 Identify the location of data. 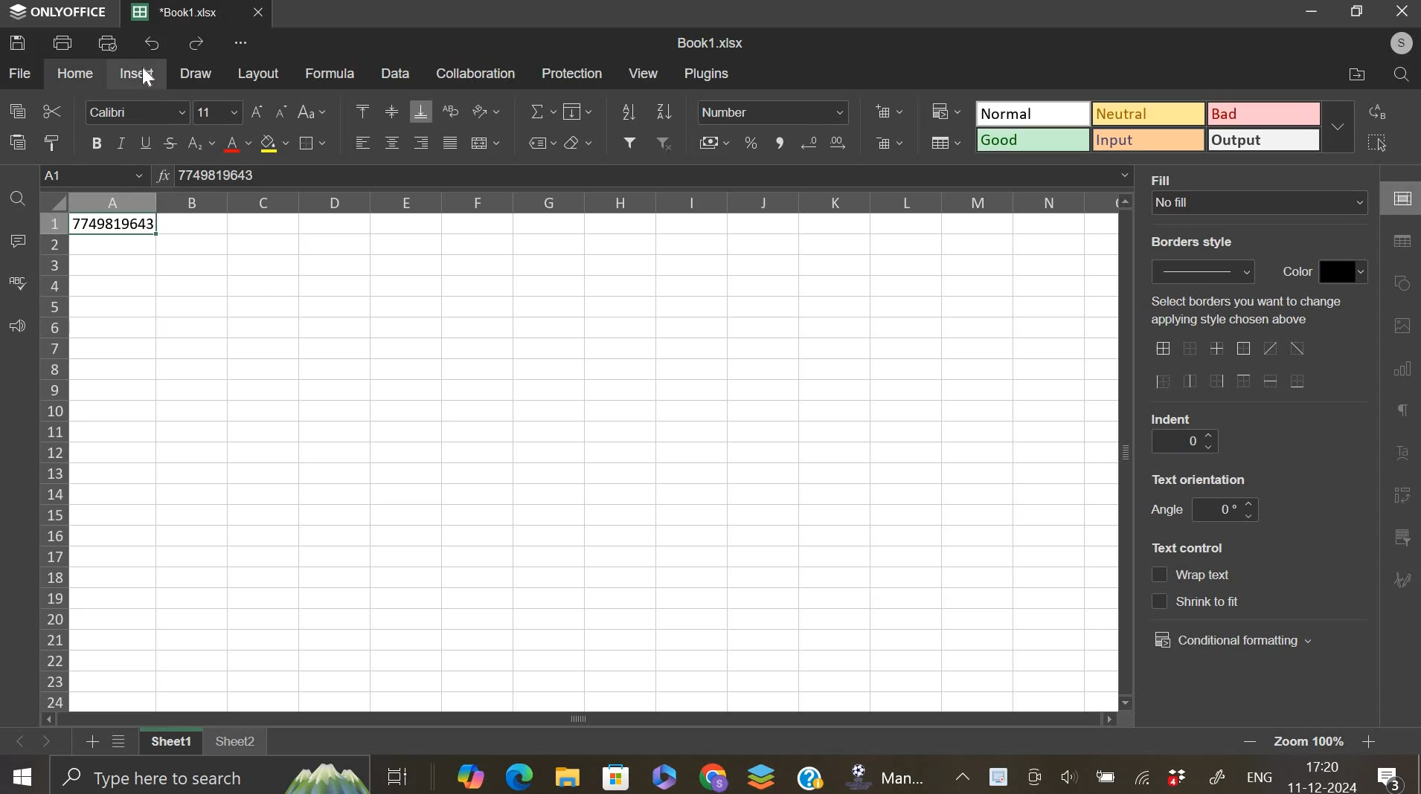
(115, 226).